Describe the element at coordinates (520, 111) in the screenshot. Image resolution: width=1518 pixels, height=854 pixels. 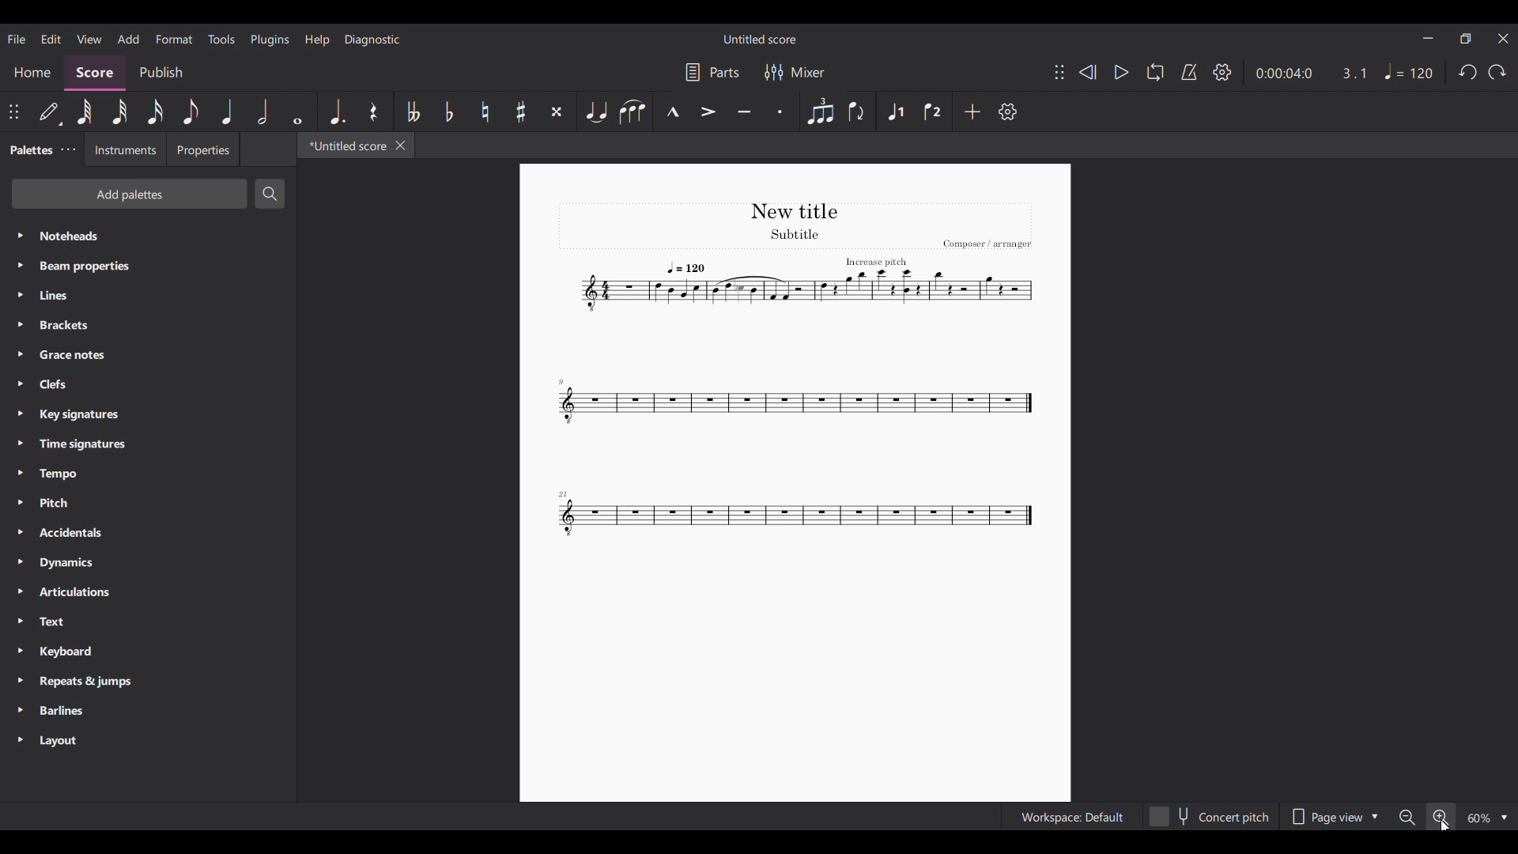
I see `Toggle sharp` at that location.